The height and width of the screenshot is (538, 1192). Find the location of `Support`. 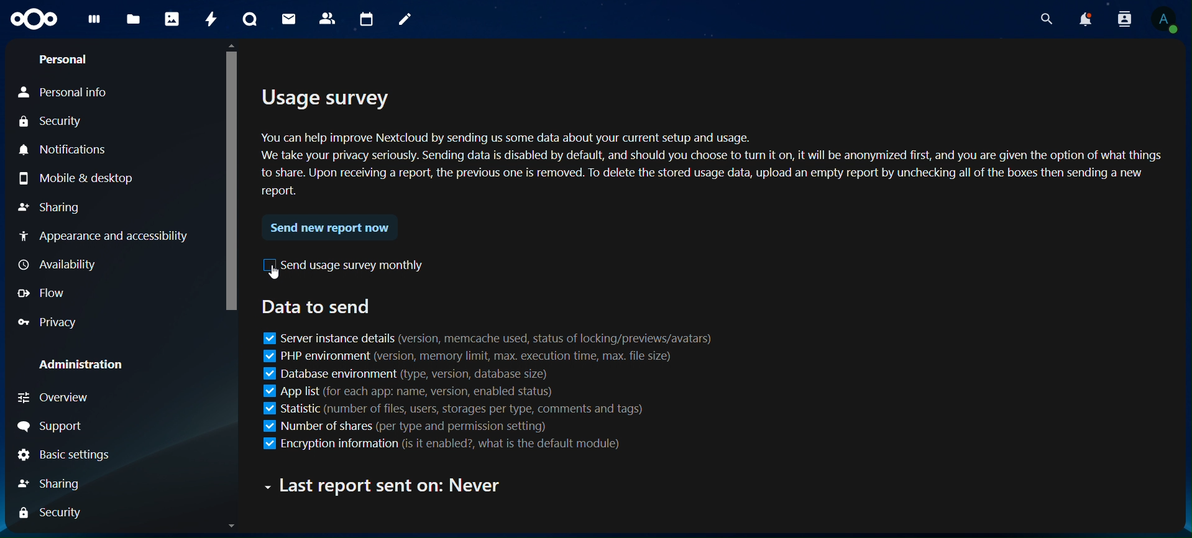

Support is located at coordinates (52, 427).